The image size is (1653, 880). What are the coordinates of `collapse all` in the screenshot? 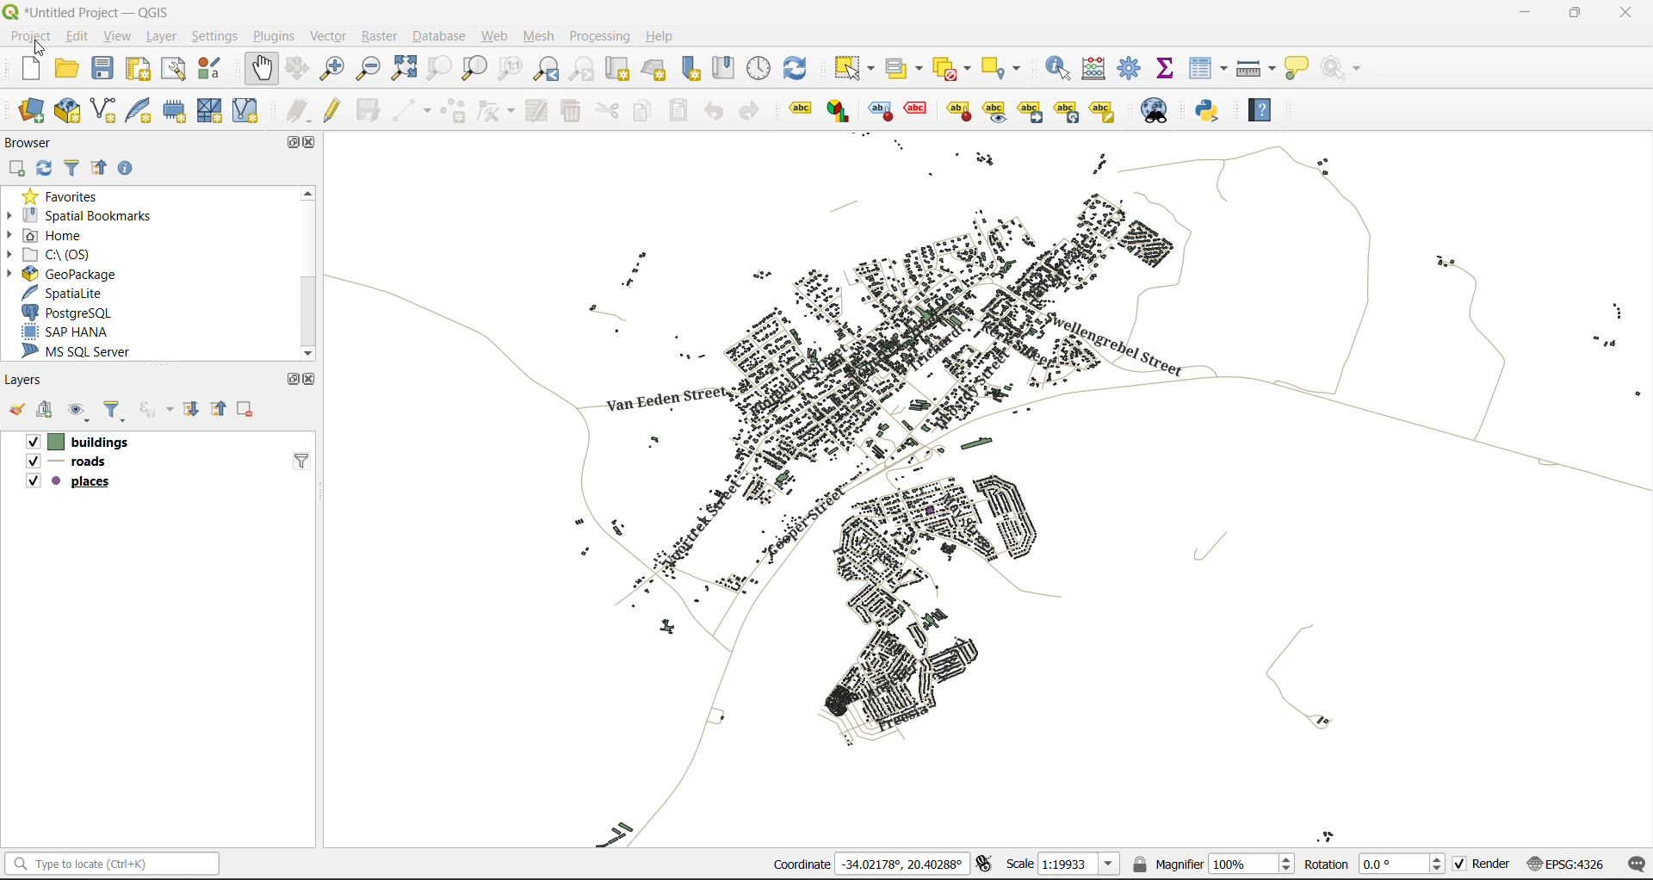 It's located at (218, 411).